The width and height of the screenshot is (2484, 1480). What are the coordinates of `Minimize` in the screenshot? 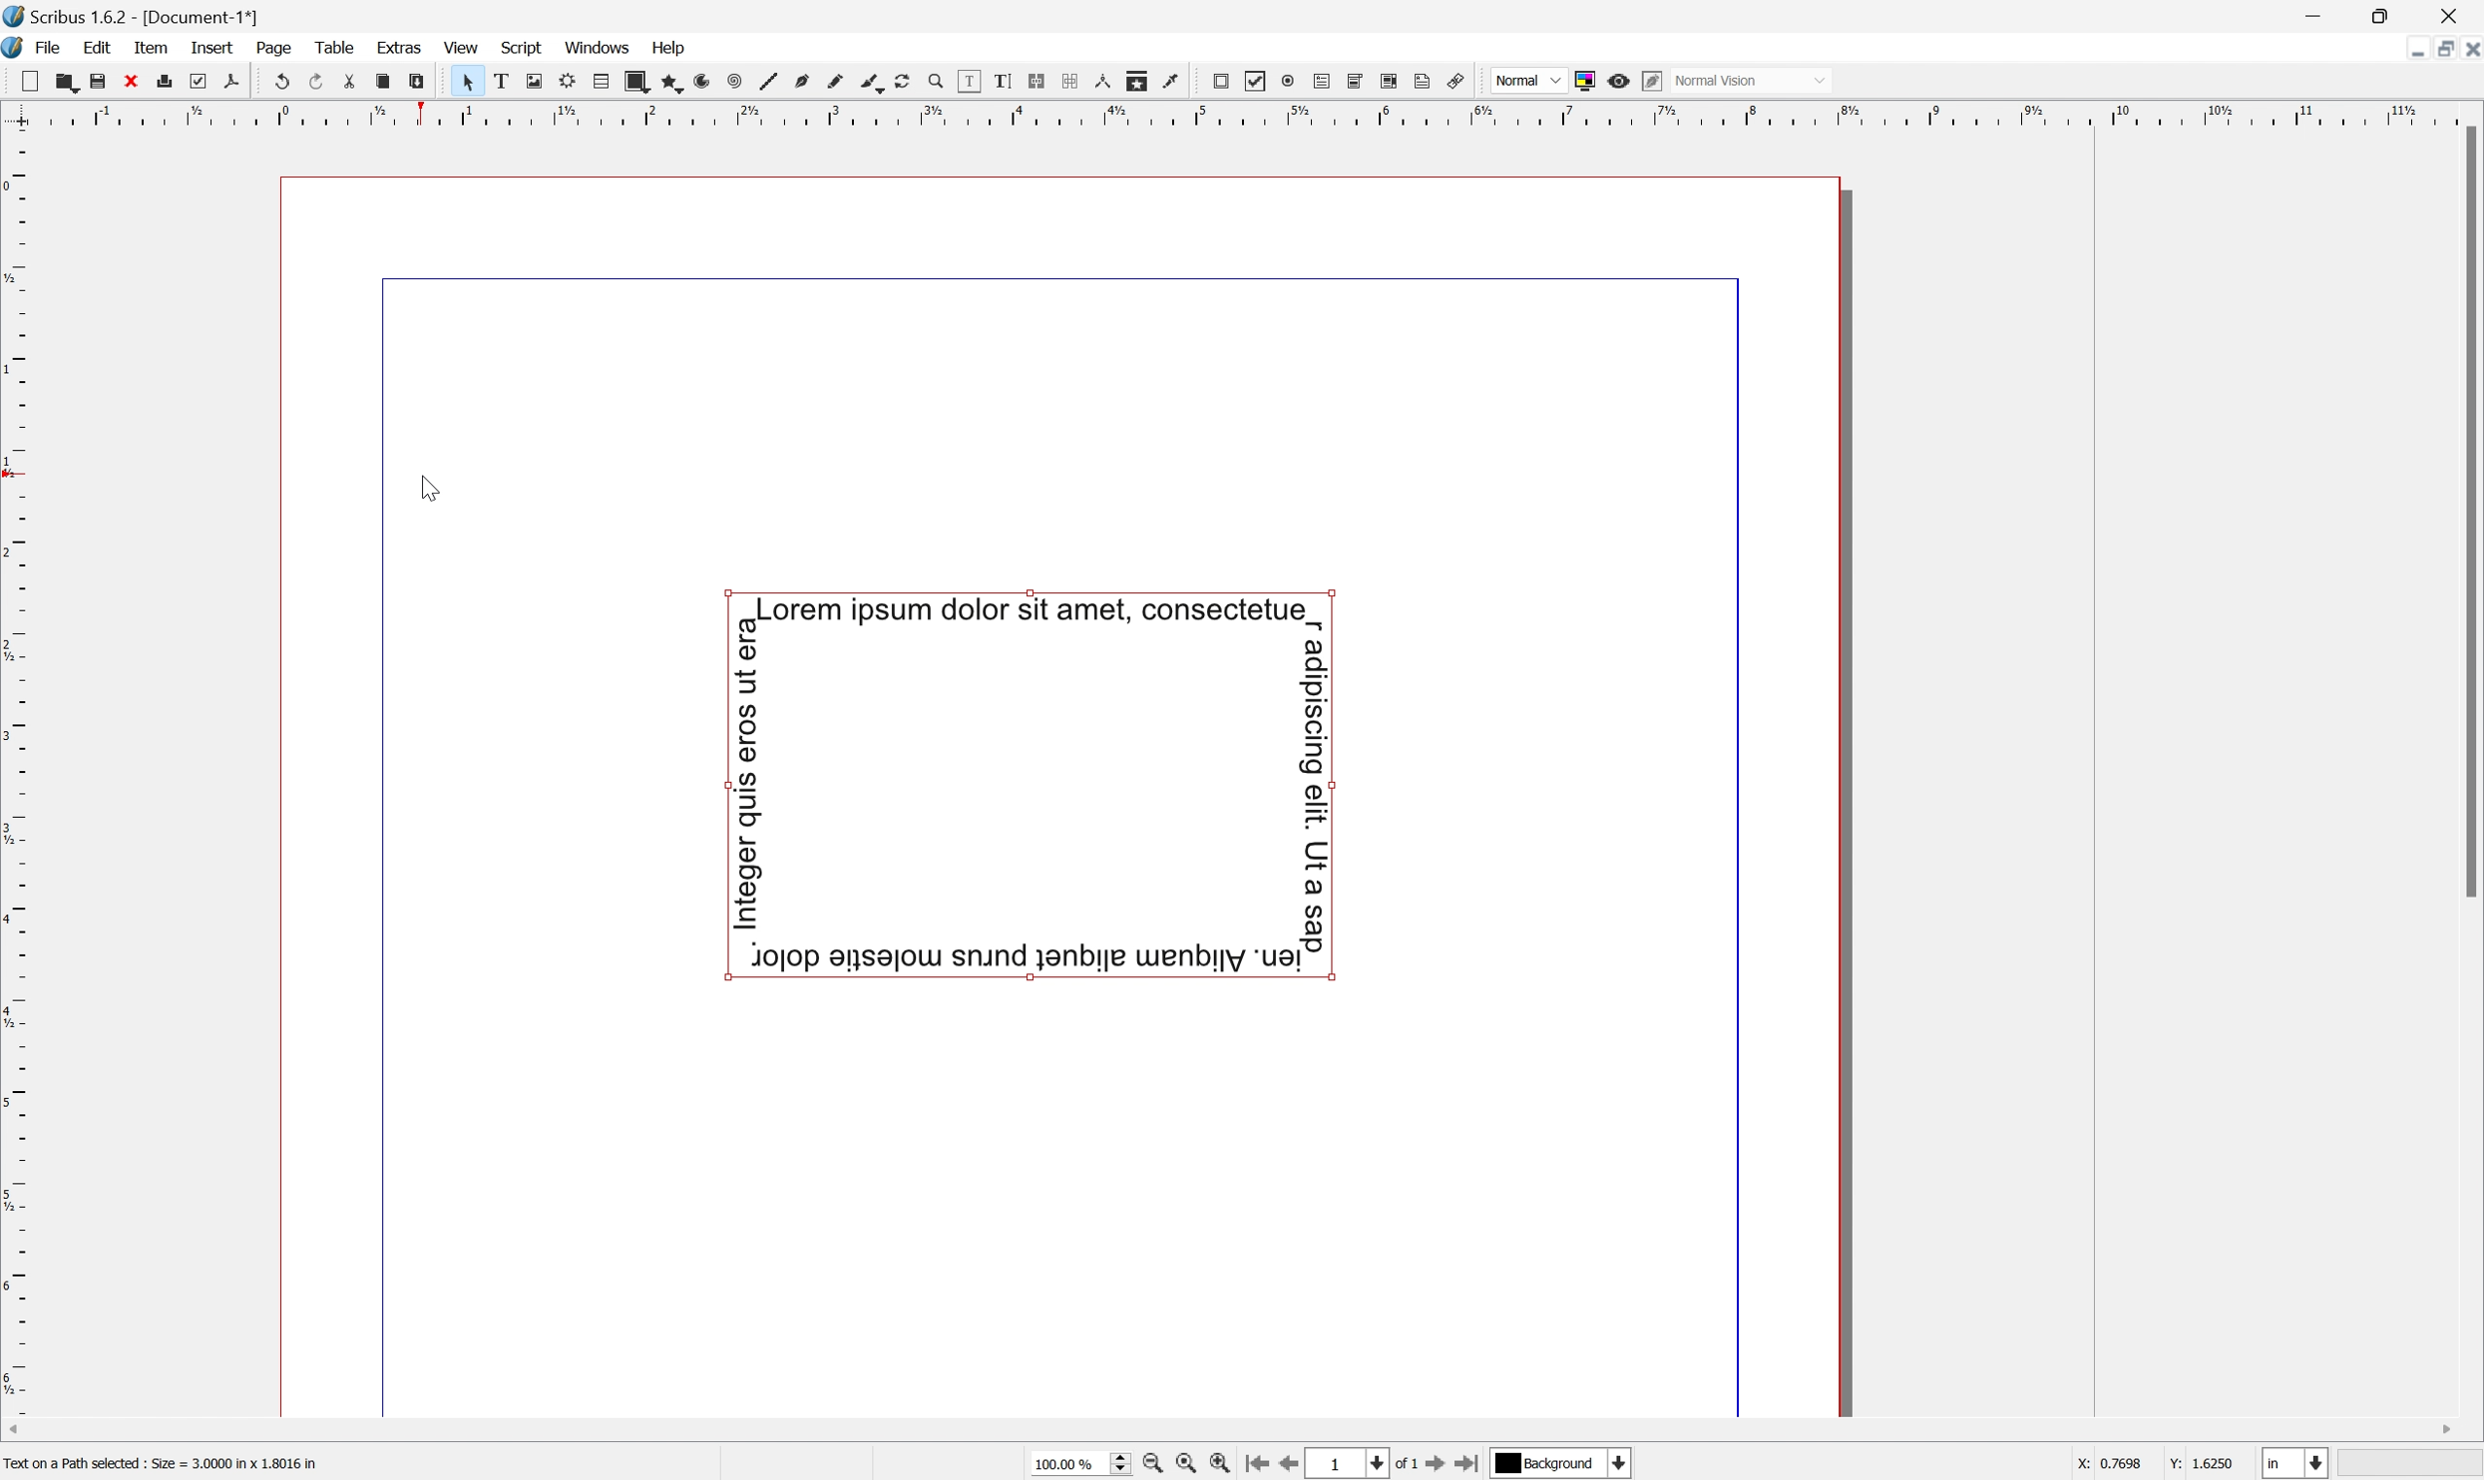 It's located at (2401, 48).